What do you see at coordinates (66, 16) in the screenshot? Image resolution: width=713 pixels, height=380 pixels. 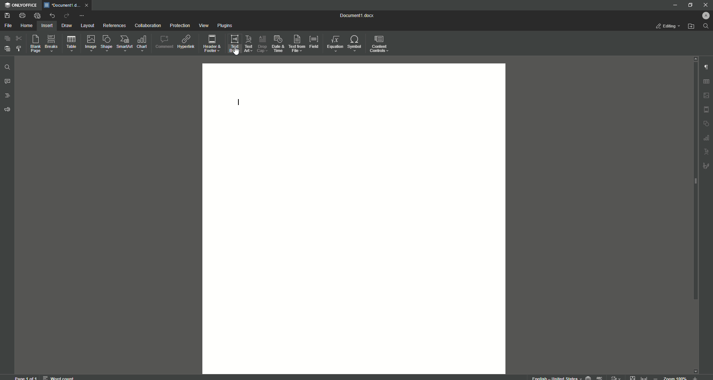 I see `Redo` at bounding box center [66, 16].